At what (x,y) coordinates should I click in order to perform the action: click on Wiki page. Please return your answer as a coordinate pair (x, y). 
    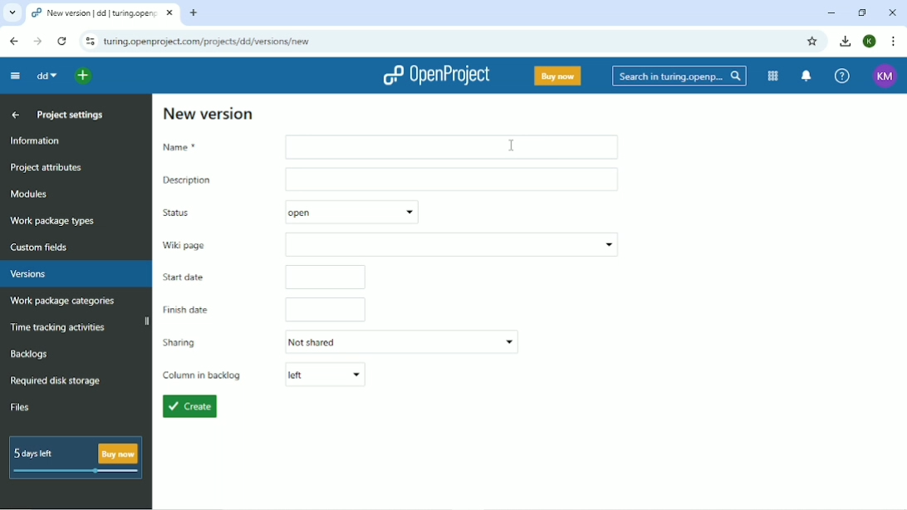
    Looking at the image, I should click on (389, 244).